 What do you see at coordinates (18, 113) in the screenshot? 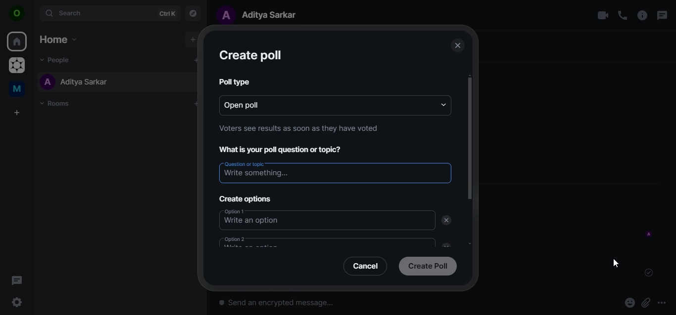
I see `create a space` at bounding box center [18, 113].